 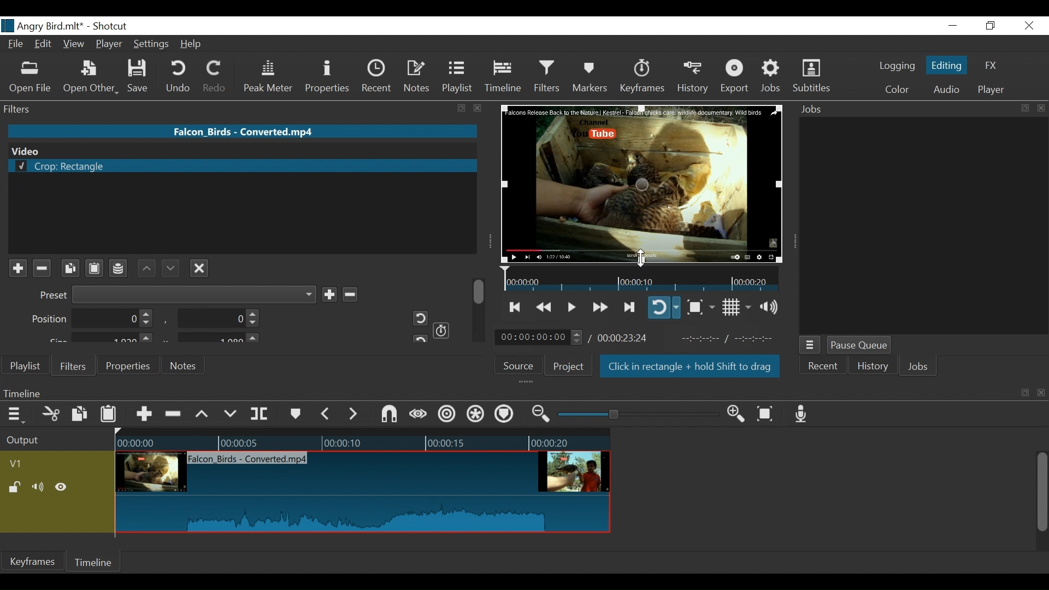 I want to click on Properties, so click(x=126, y=365).